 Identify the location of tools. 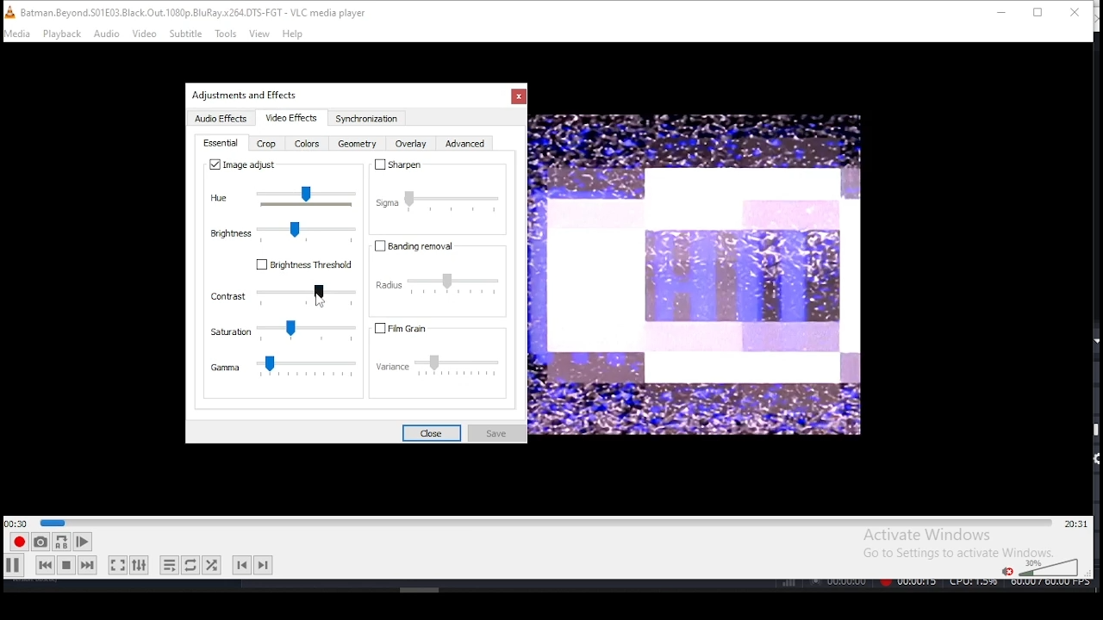
(226, 34).